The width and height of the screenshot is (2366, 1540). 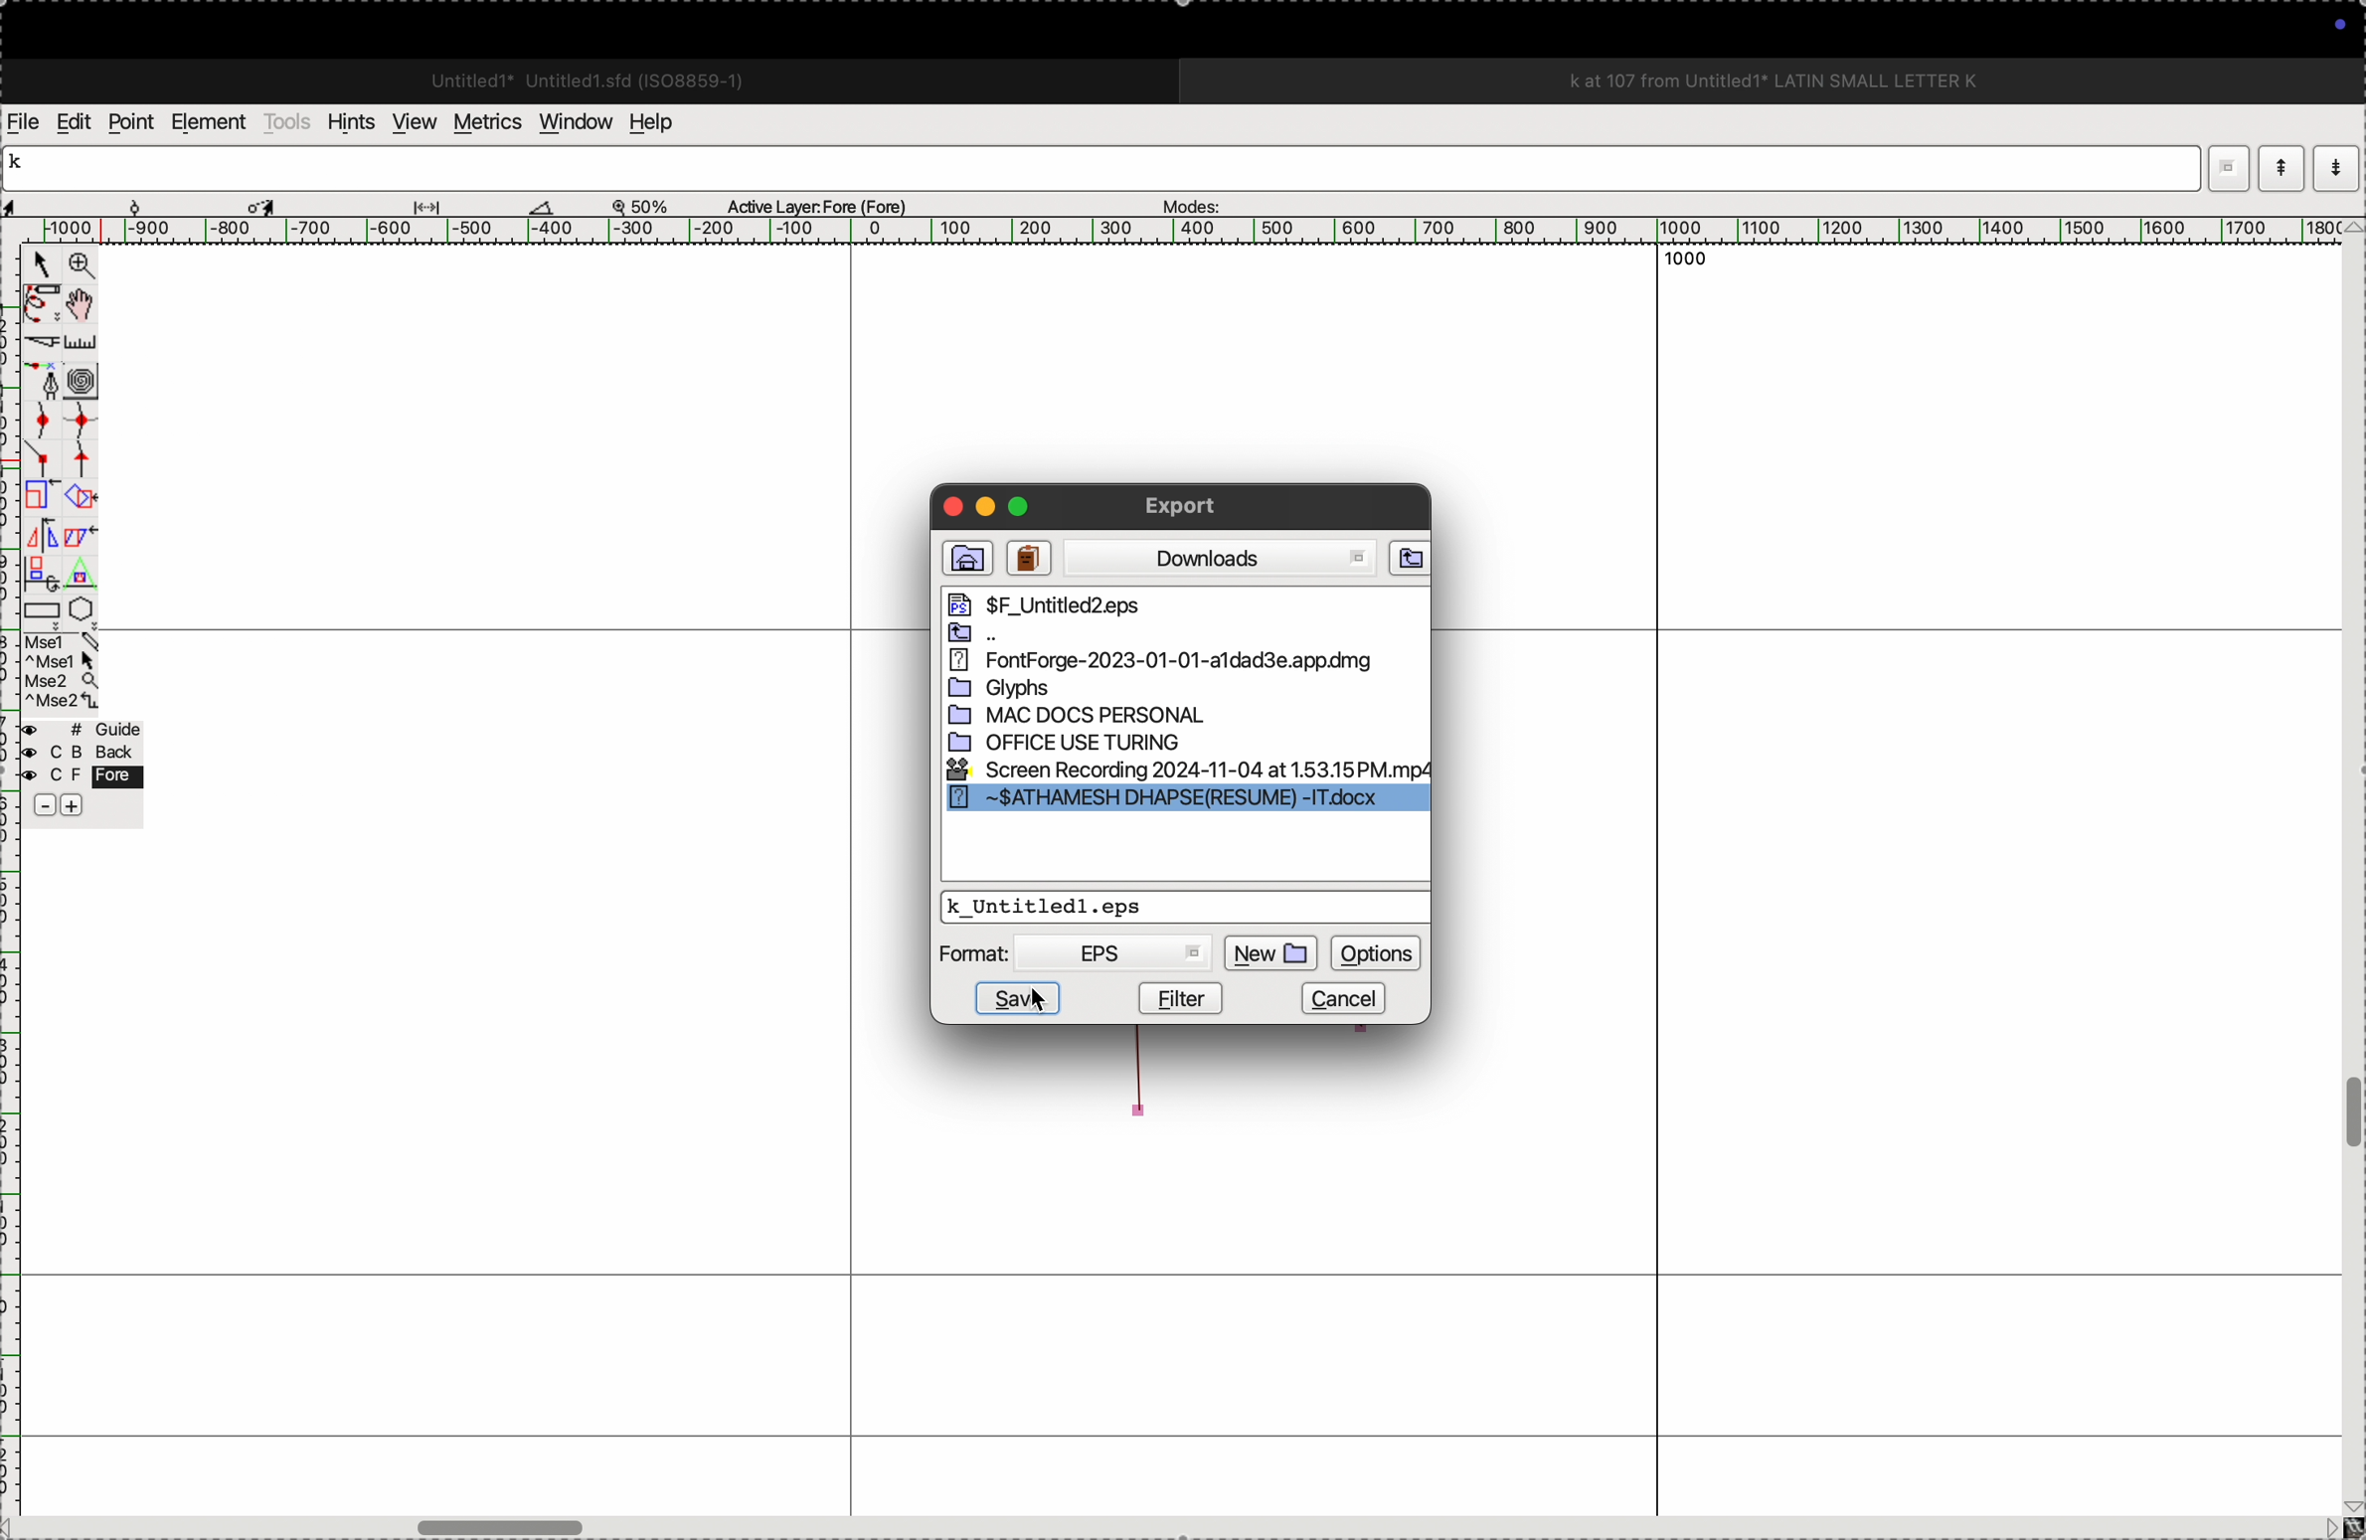 I want to click on format, so click(x=978, y=953).